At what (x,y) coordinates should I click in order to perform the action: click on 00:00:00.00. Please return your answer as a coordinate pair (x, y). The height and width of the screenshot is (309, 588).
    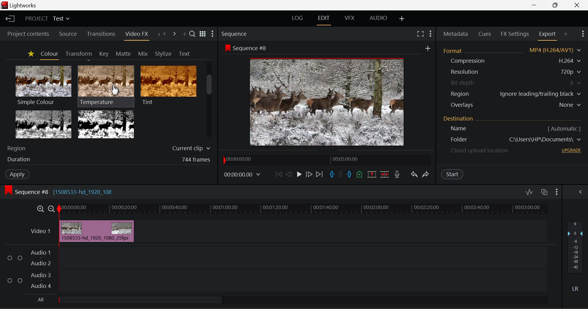
    Looking at the image, I should click on (240, 159).